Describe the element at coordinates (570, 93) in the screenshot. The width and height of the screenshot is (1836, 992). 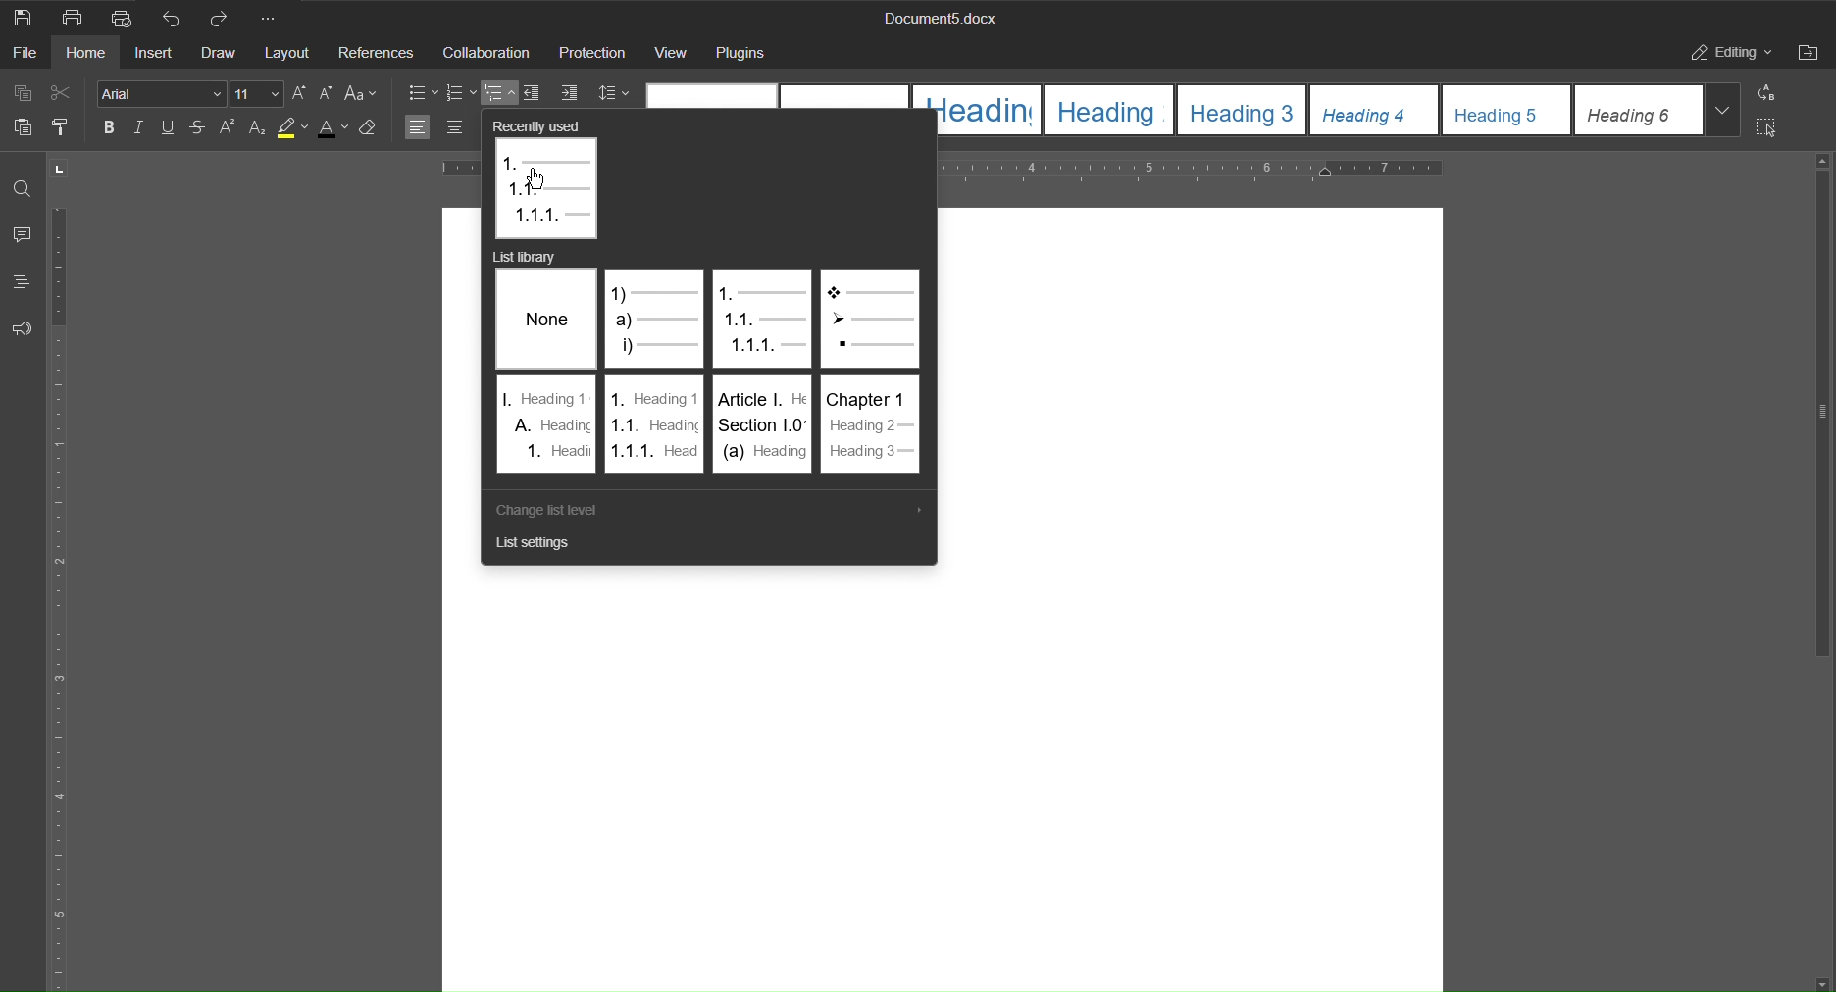
I see `Increase Indents` at that location.